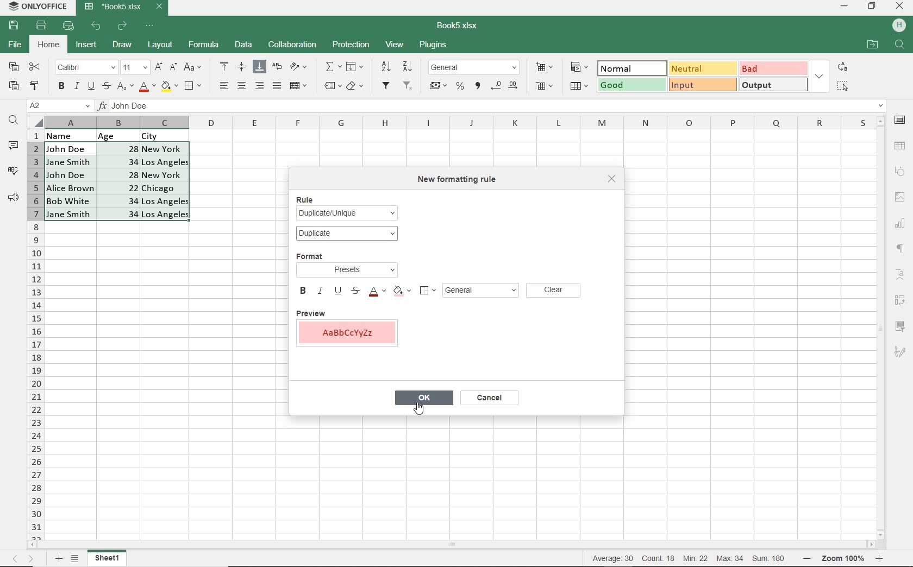 The image size is (913, 567). I want to click on REDO, so click(123, 26).